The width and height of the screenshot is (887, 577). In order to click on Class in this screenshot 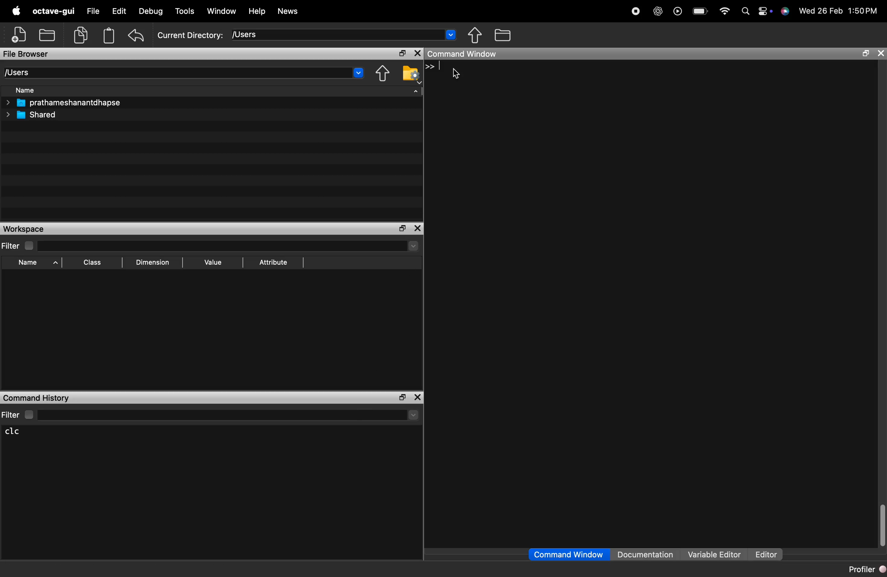, I will do `click(93, 264)`.